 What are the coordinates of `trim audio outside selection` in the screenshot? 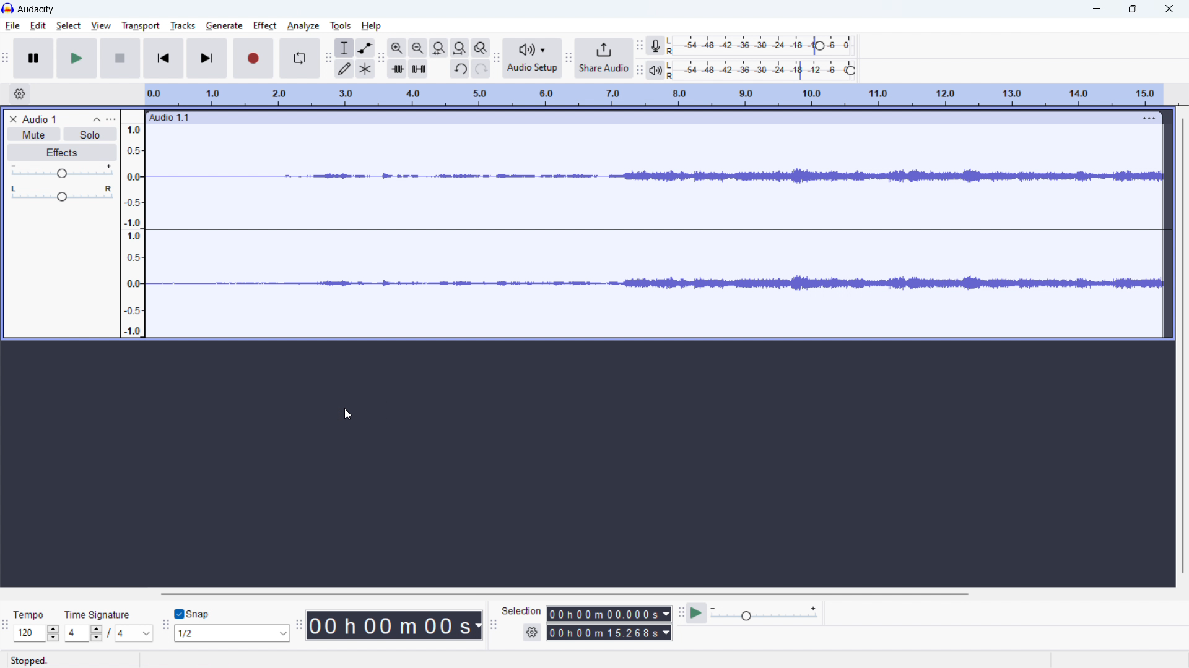 It's located at (396, 68).